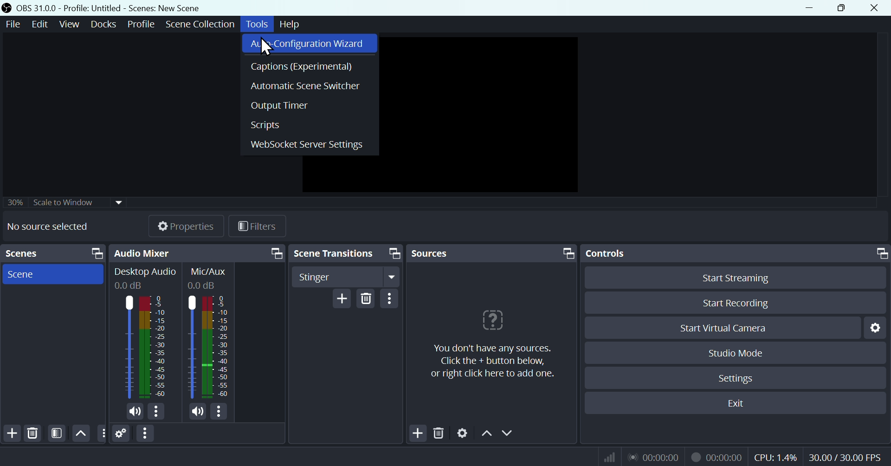  Describe the element at coordinates (442, 253) in the screenshot. I see `sources` at that location.